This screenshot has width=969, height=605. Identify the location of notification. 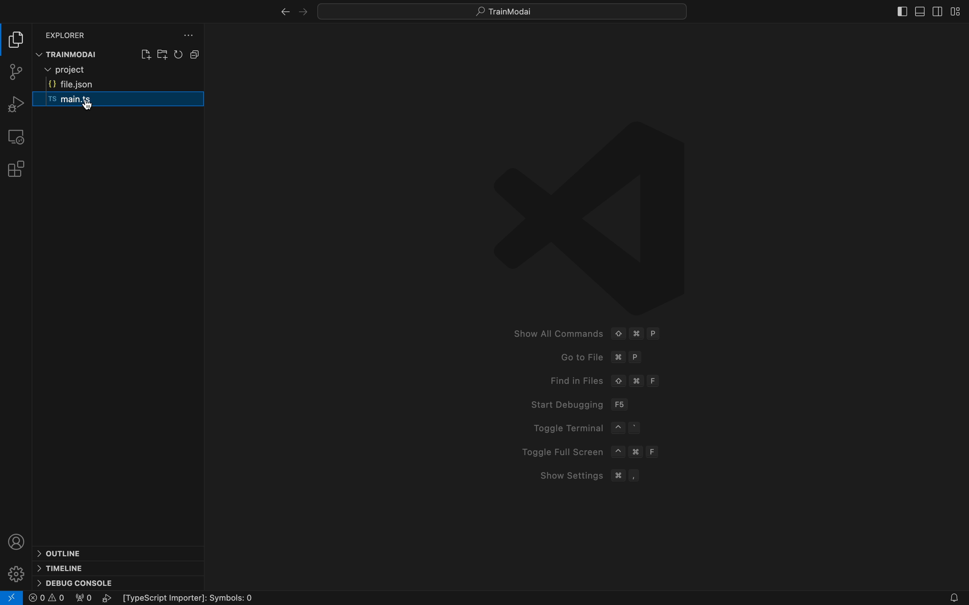
(944, 595).